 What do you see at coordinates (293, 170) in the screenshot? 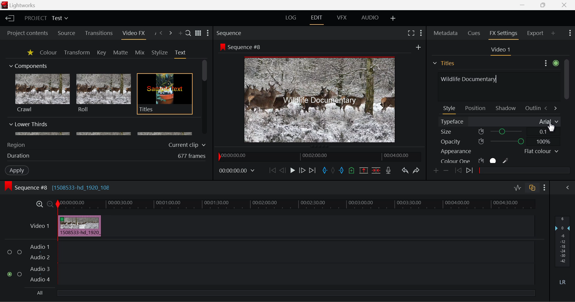
I see `Play` at bounding box center [293, 170].